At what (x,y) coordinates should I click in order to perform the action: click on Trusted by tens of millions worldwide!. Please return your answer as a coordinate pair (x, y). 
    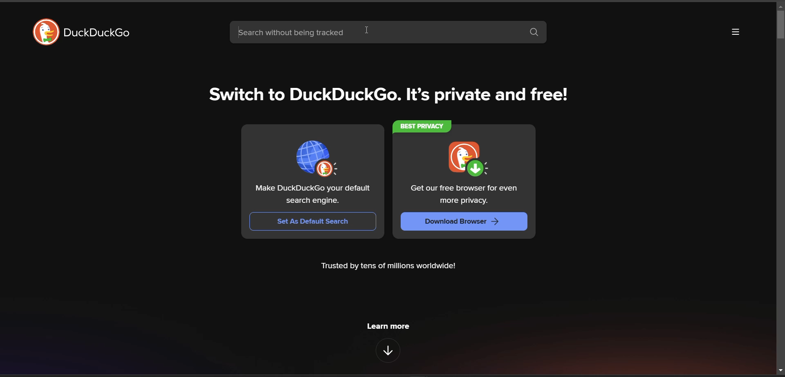
    Looking at the image, I should click on (389, 266).